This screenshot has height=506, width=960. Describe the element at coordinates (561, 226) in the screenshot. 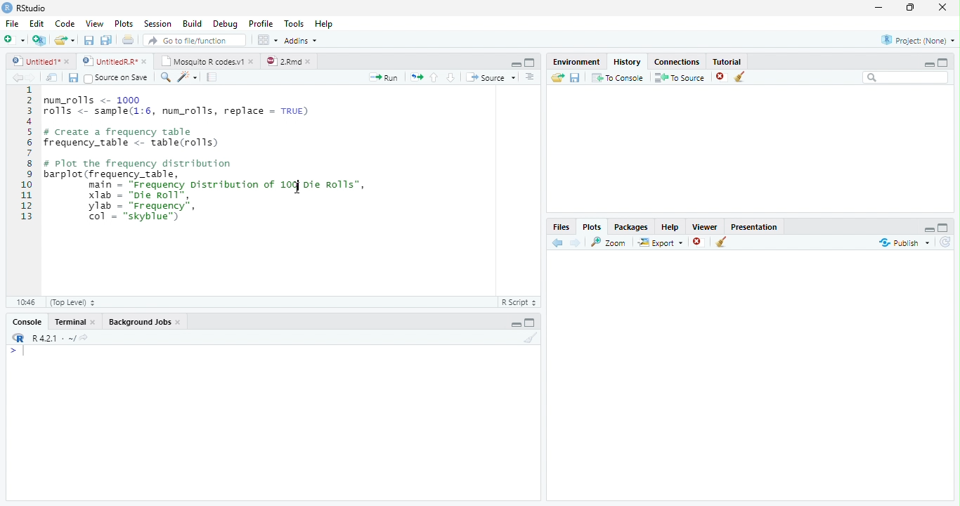

I see `Files` at that location.